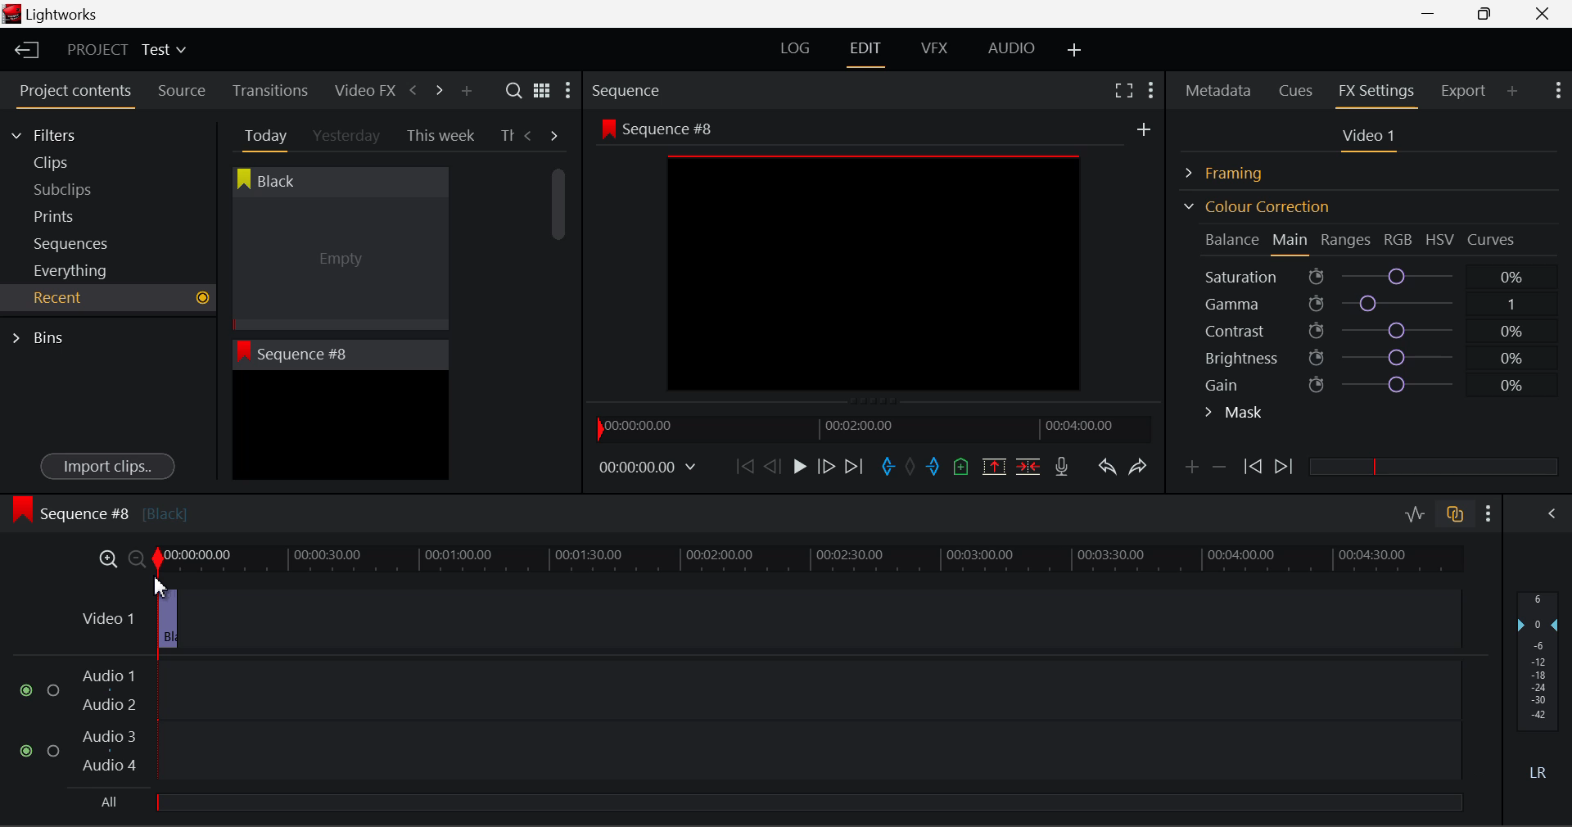 Image resolution: width=1572 pixels, height=827 pixels. I want to click on Toggle audio track sync, so click(1456, 513).